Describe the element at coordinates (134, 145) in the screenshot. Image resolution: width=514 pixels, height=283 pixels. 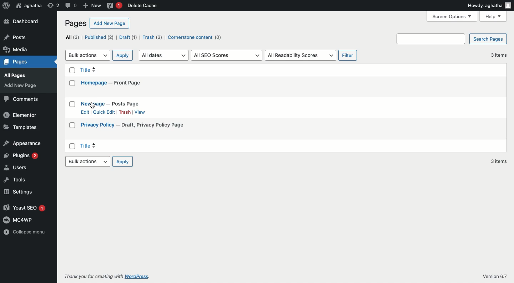
I see `Title` at that location.